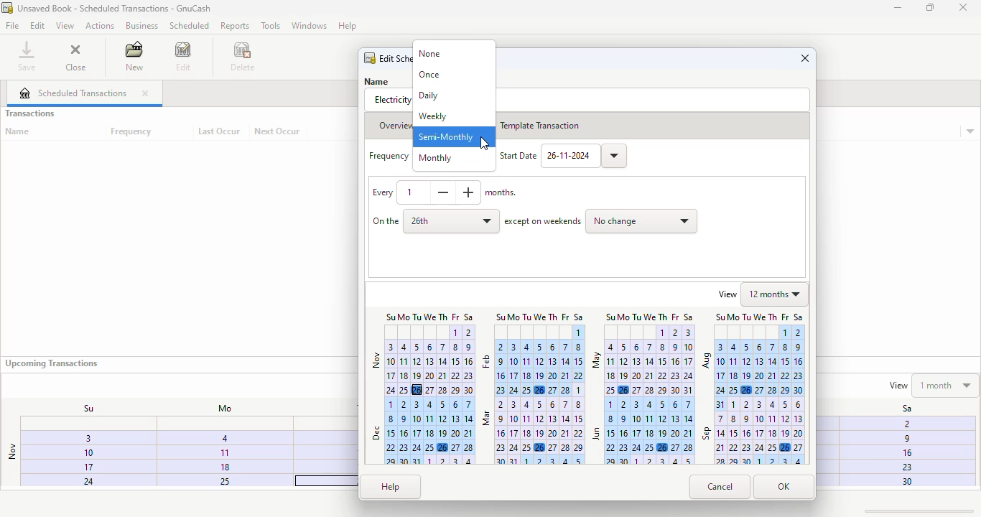  I want to click on Help, so click(350, 25).